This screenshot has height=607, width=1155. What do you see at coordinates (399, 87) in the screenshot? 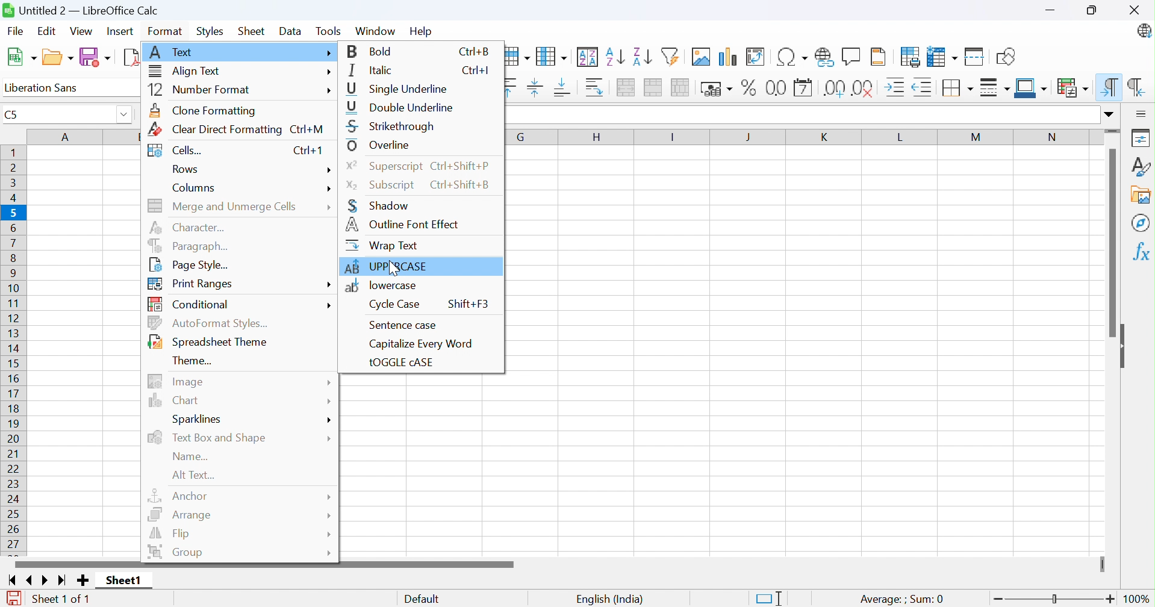
I see `Single underline` at bounding box center [399, 87].